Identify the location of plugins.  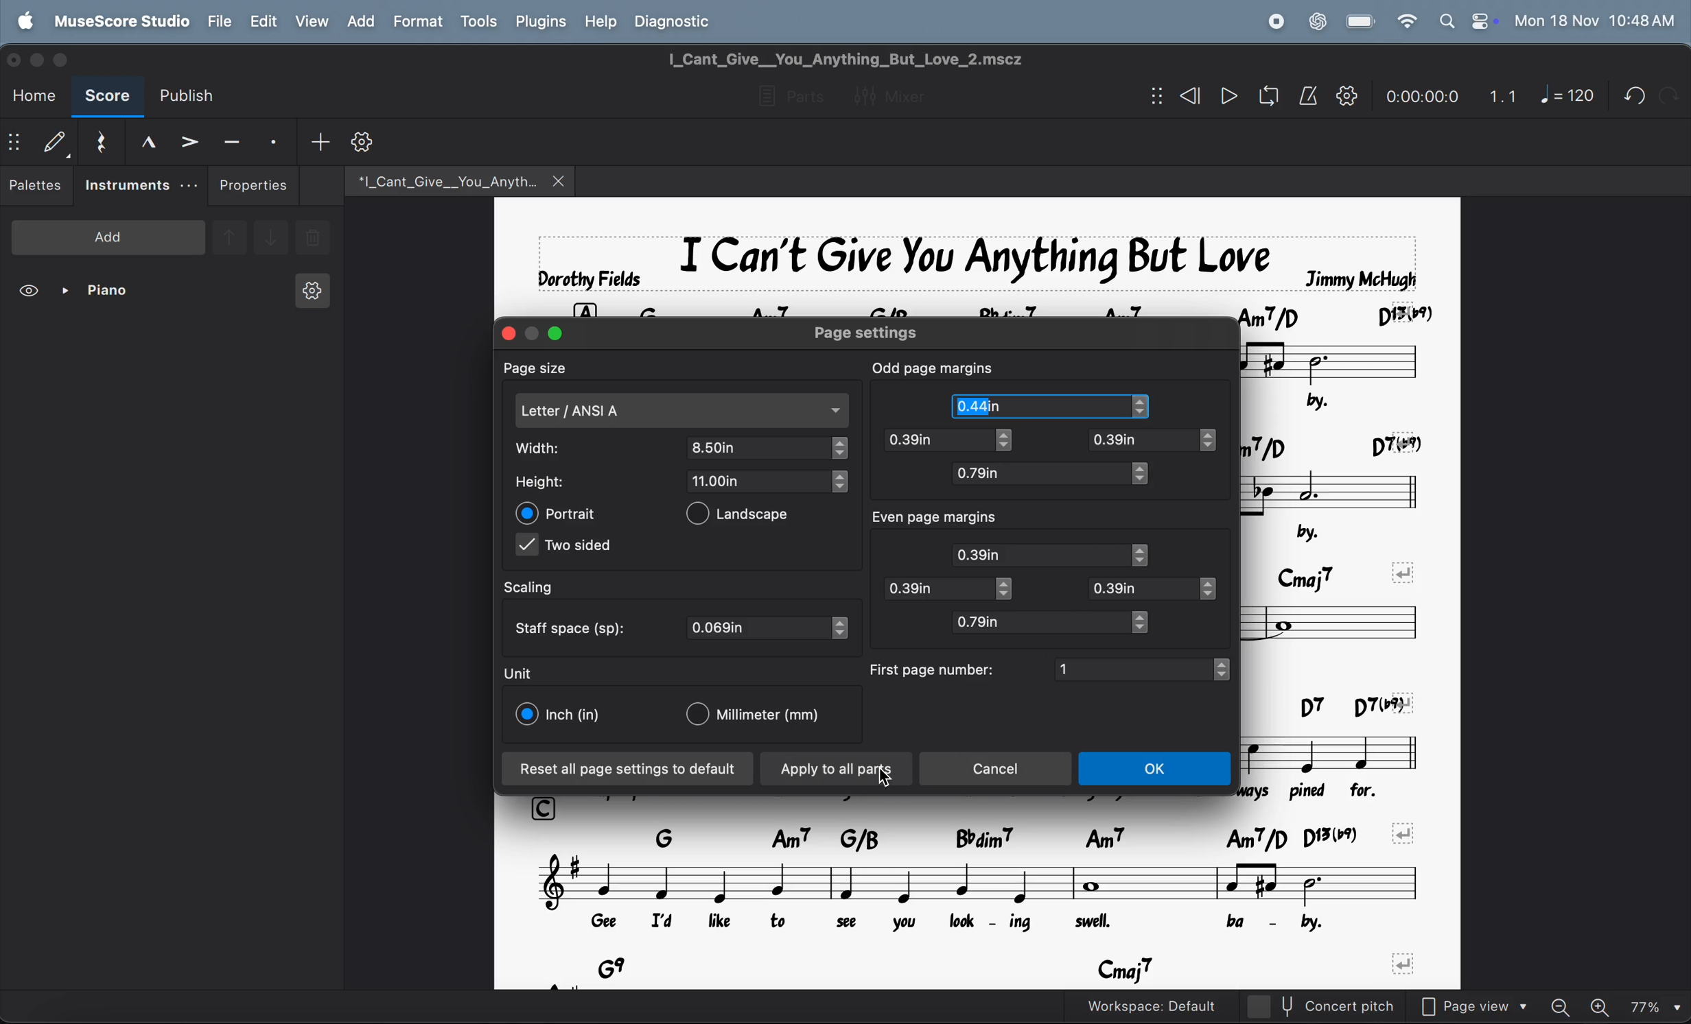
(538, 22).